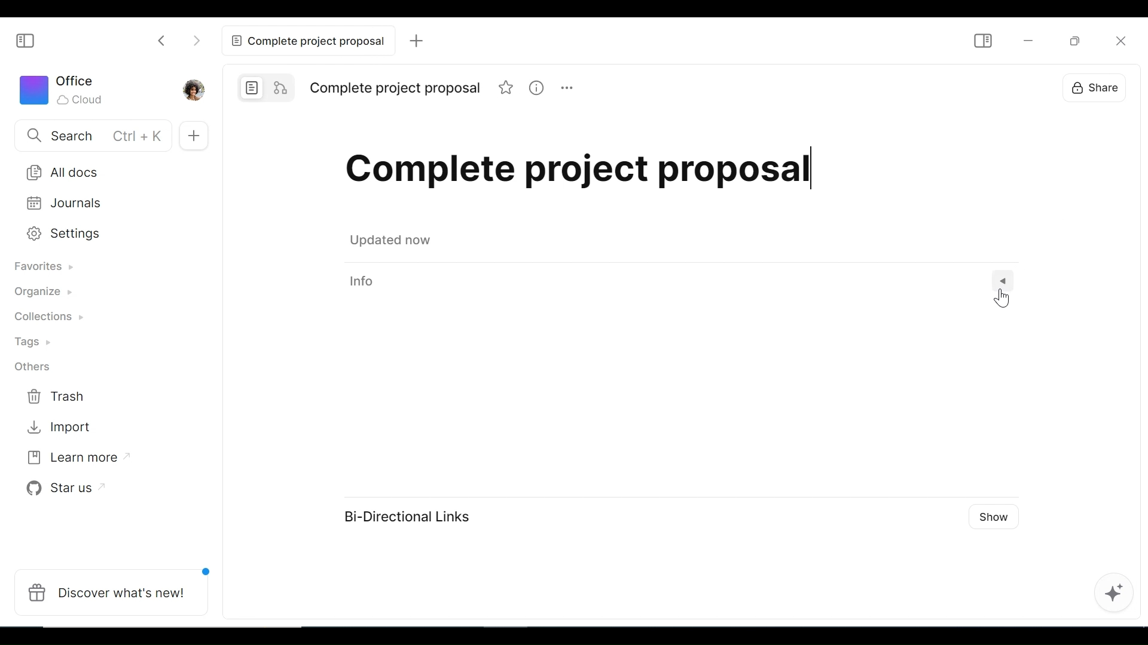 The width and height of the screenshot is (1148, 645). What do you see at coordinates (569, 90) in the screenshot?
I see `more` at bounding box center [569, 90].